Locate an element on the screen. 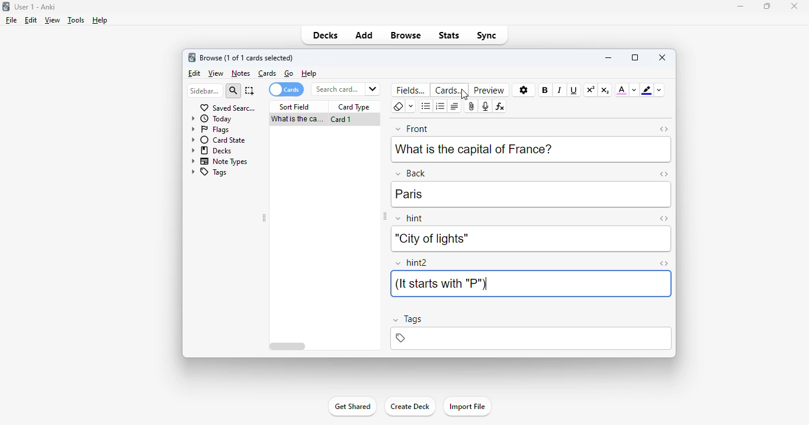 This screenshot has width=809, height=425. options is located at coordinates (524, 91).